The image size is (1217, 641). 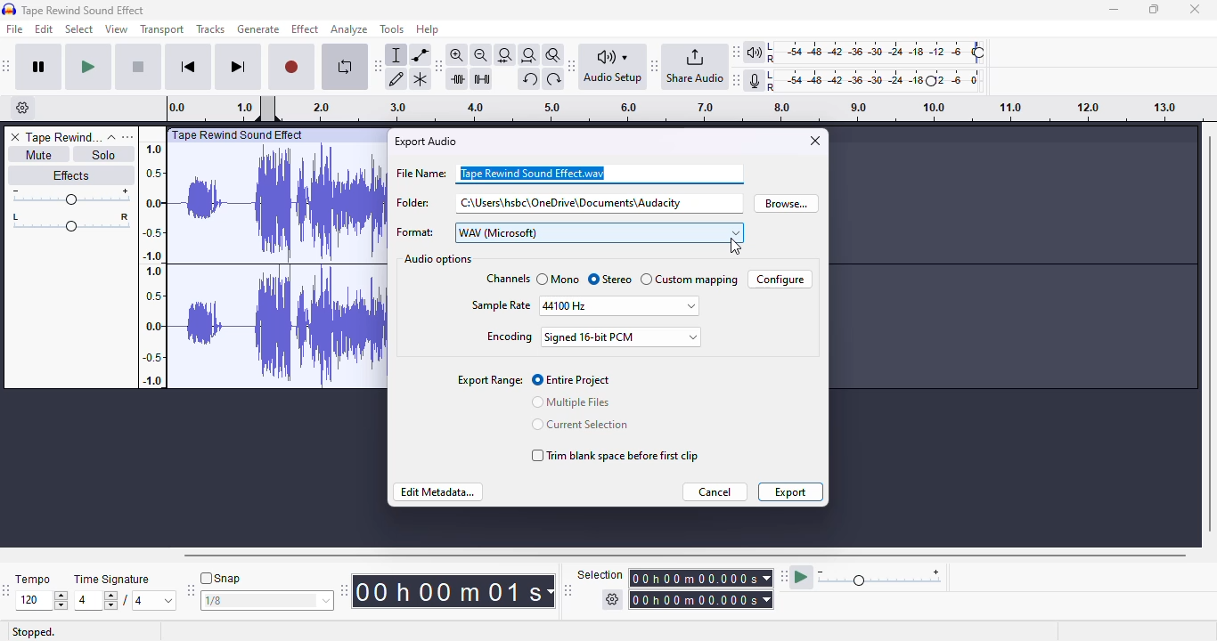 What do you see at coordinates (698, 280) in the screenshot?
I see `custom mapping` at bounding box center [698, 280].